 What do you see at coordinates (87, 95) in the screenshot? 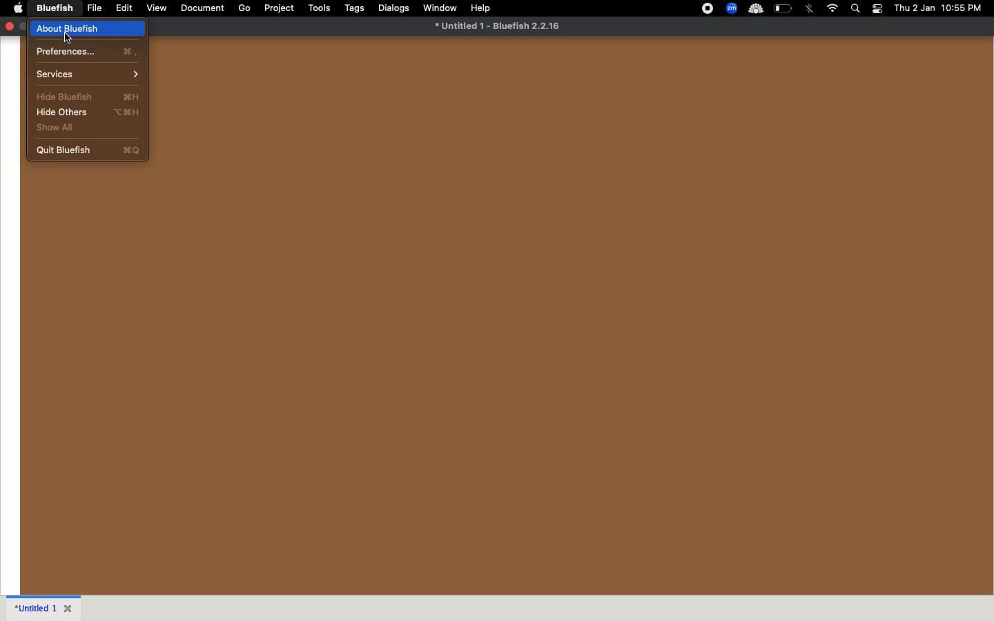
I see `hide bluefish` at bounding box center [87, 95].